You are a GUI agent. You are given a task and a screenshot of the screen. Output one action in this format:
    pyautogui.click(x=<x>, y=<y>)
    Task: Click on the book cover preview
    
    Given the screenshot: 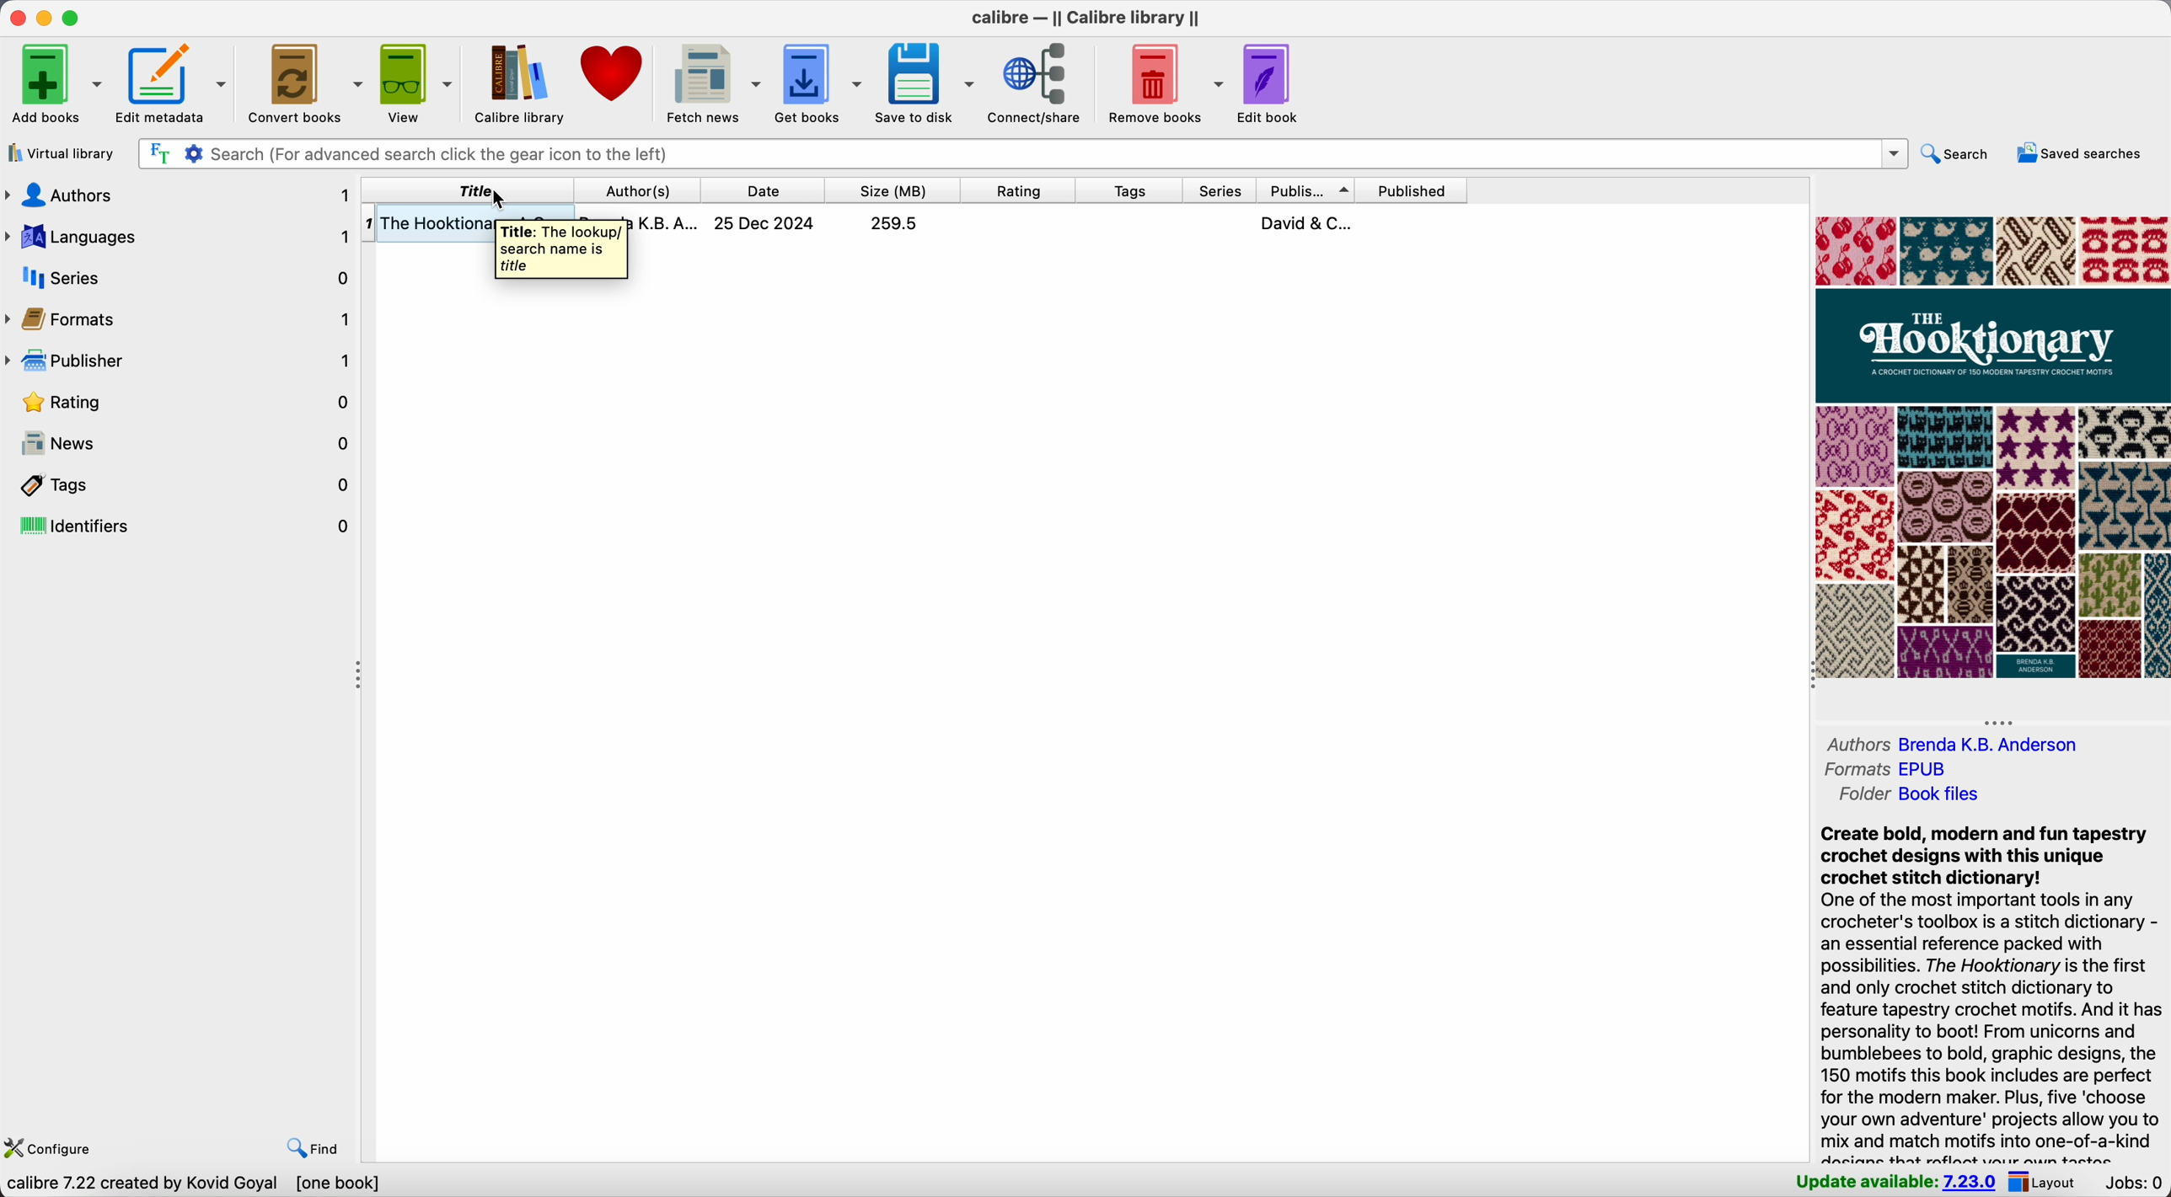 What is the action you would take?
    pyautogui.click(x=1991, y=446)
    